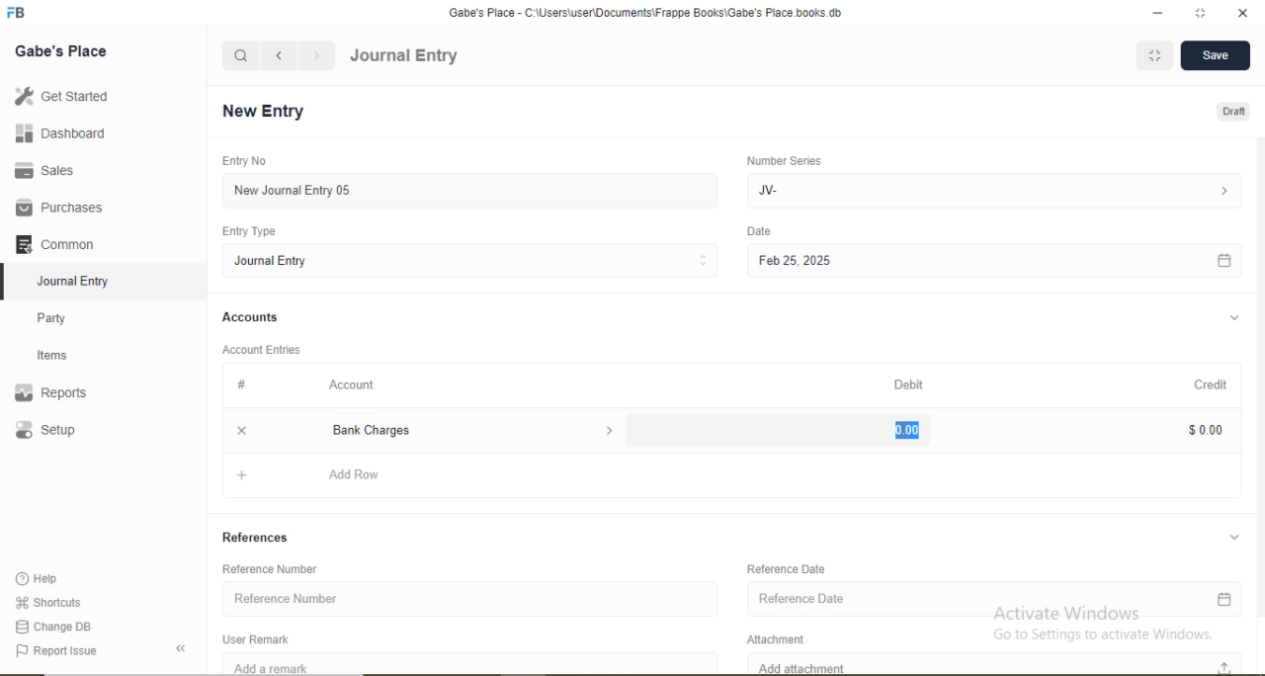  I want to click on Account Entries, so click(260, 348).